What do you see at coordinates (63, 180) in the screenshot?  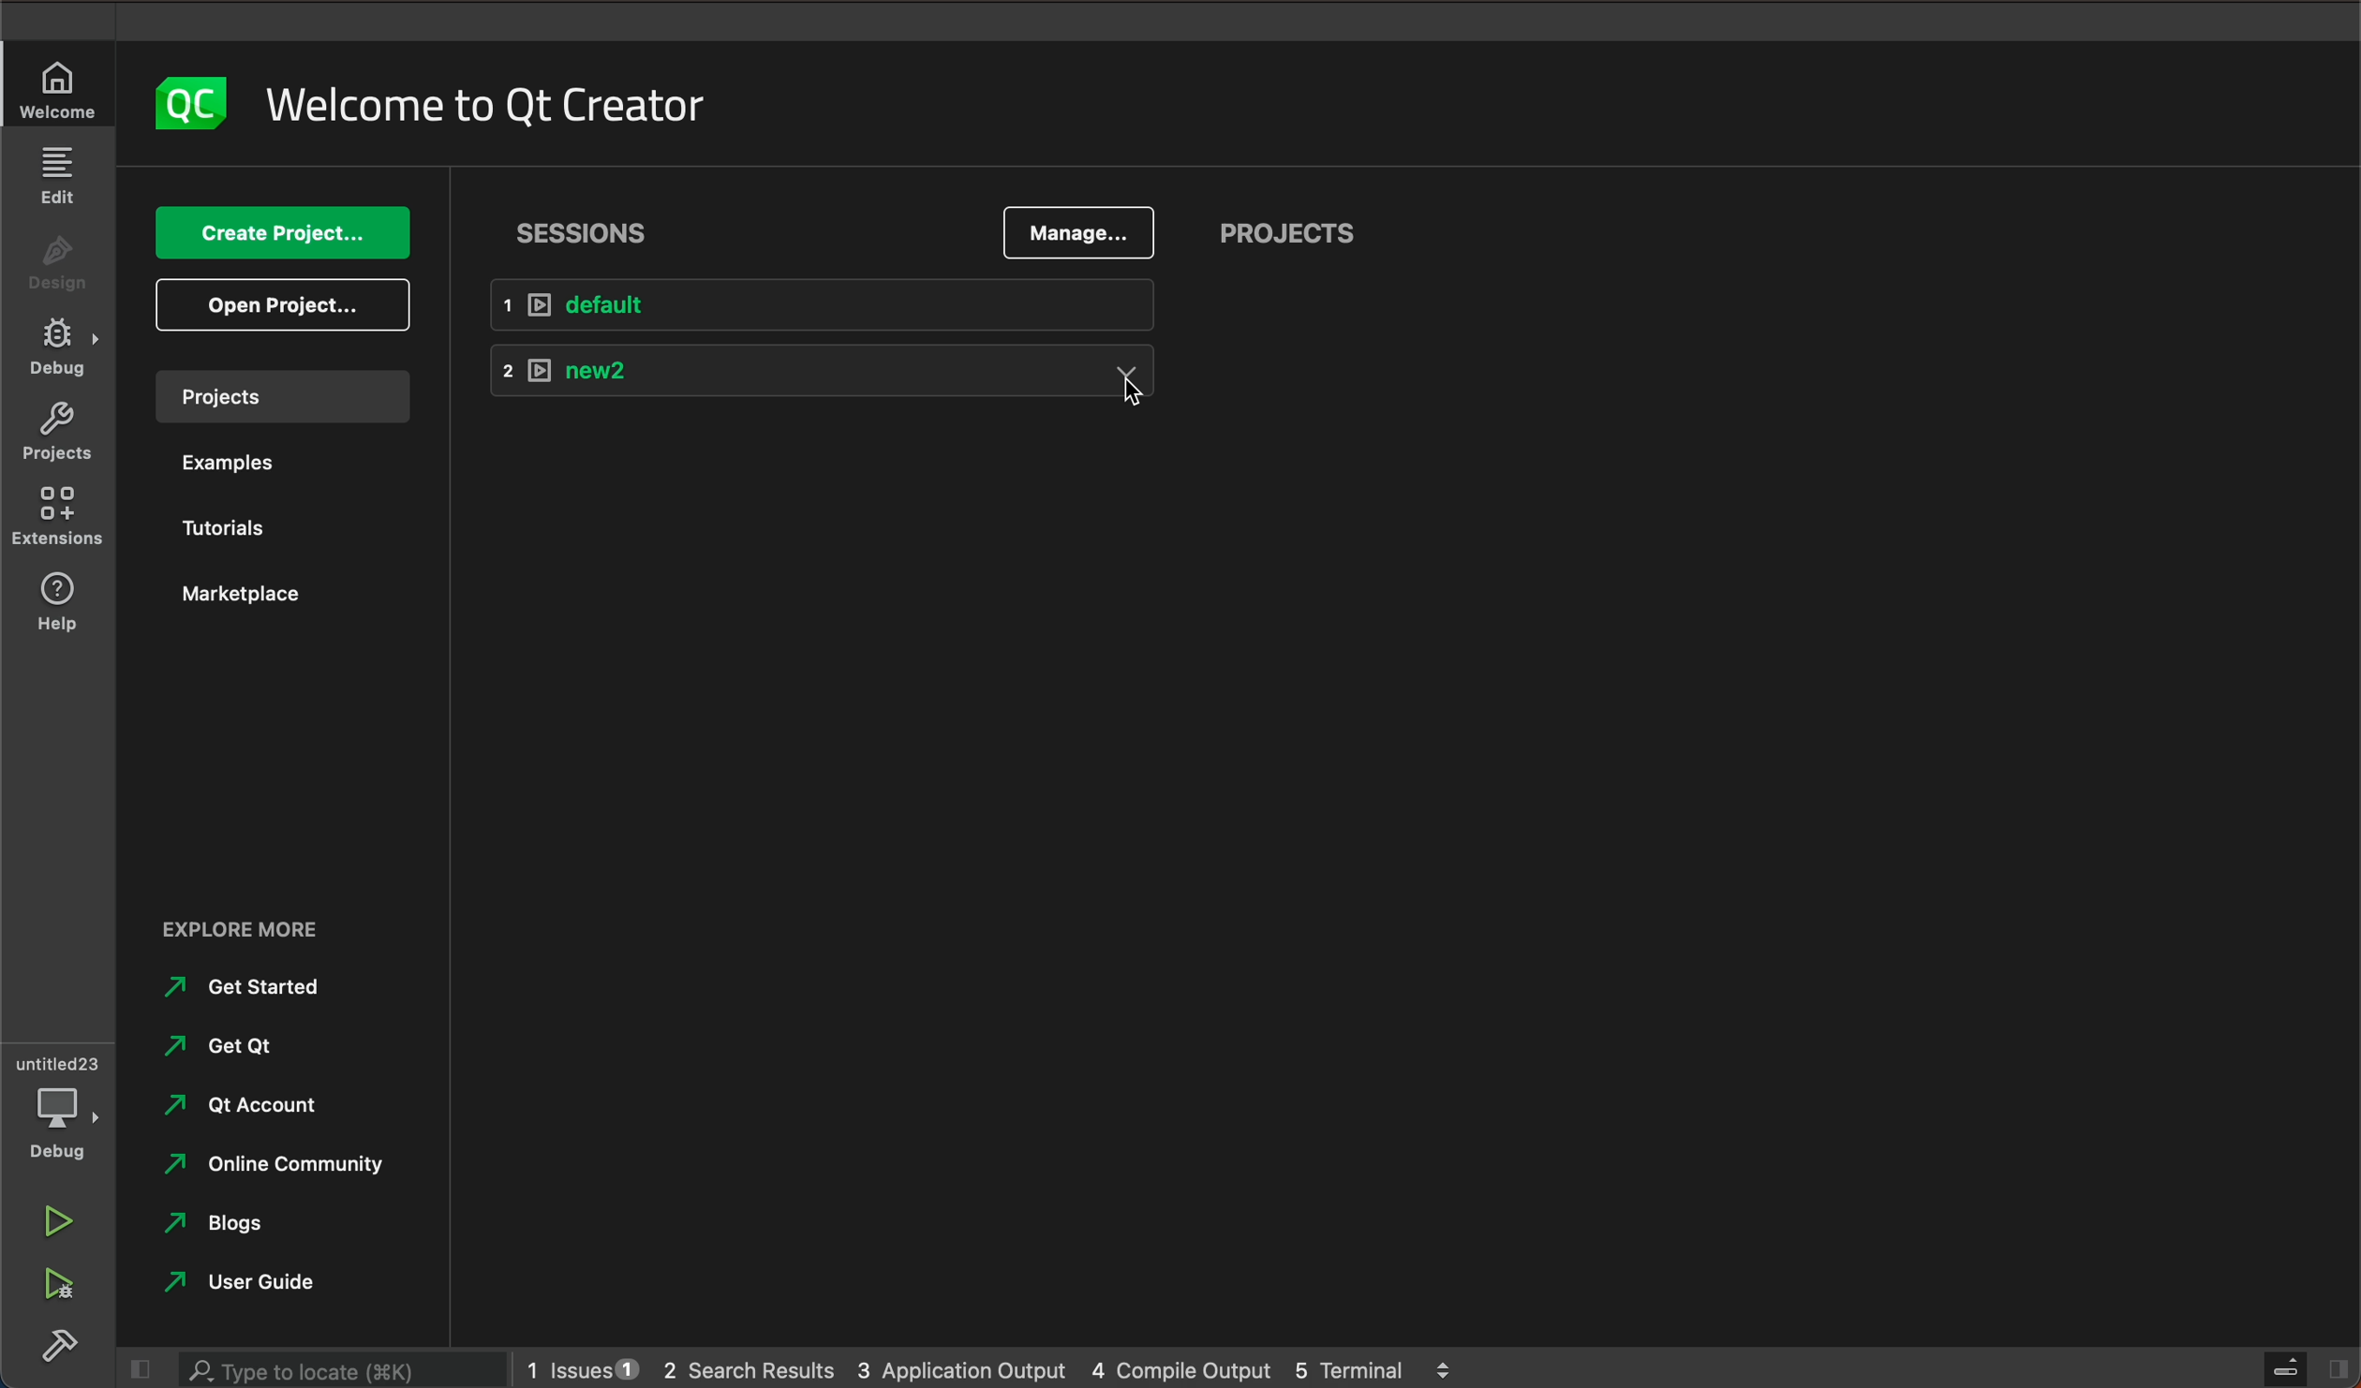 I see `edit` at bounding box center [63, 180].